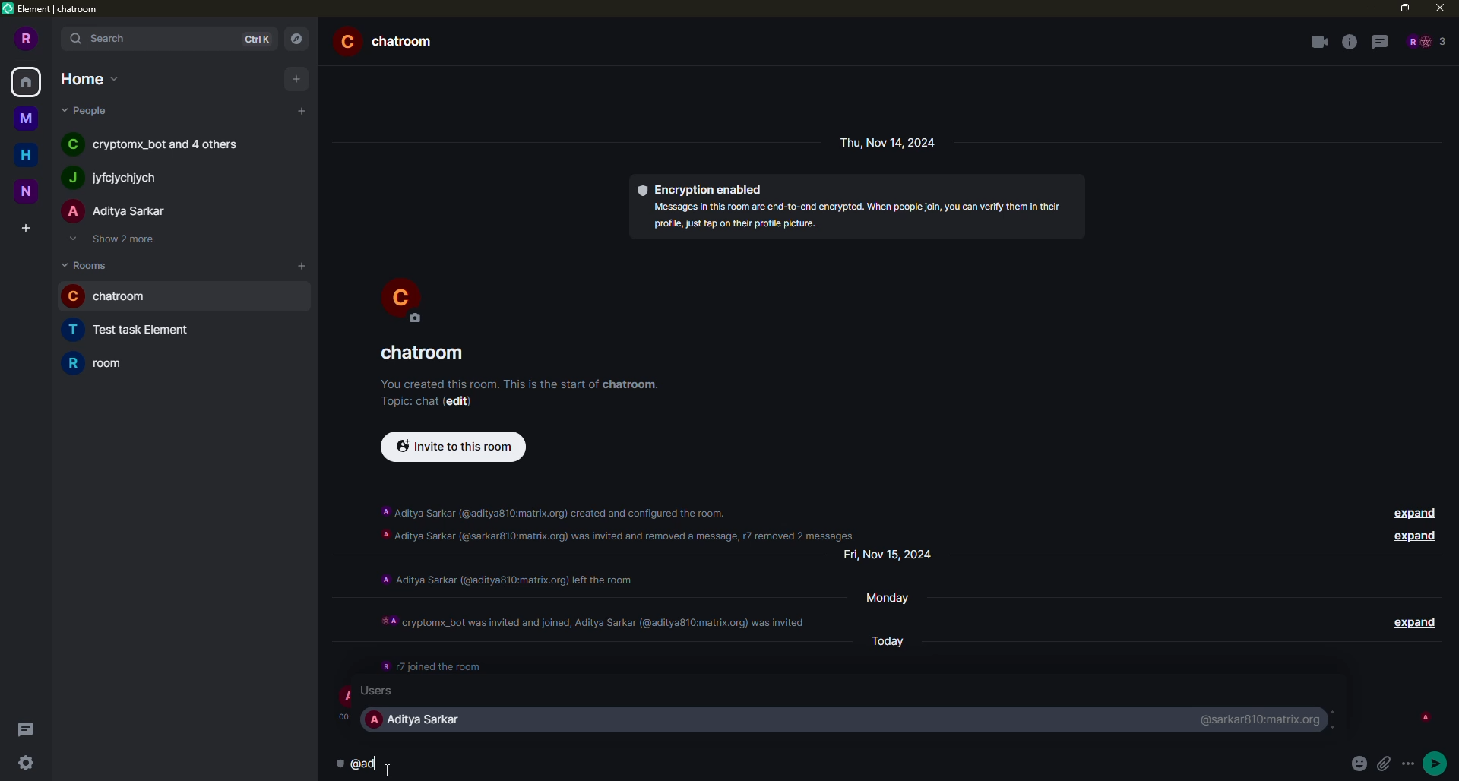 This screenshot has height=781, width=1459. I want to click on people, so click(117, 212).